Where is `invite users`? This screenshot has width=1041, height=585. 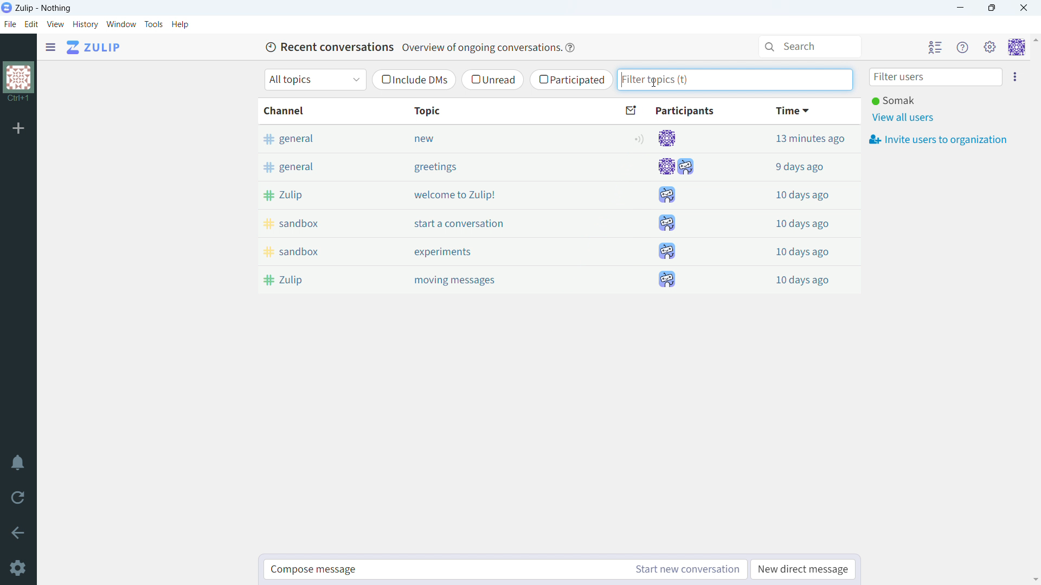 invite users is located at coordinates (1015, 76).